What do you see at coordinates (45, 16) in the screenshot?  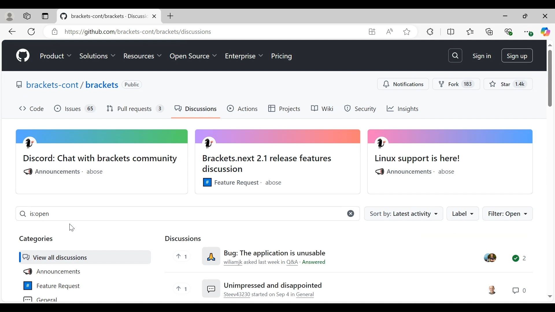 I see `Tab action menu` at bounding box center [45, 16].